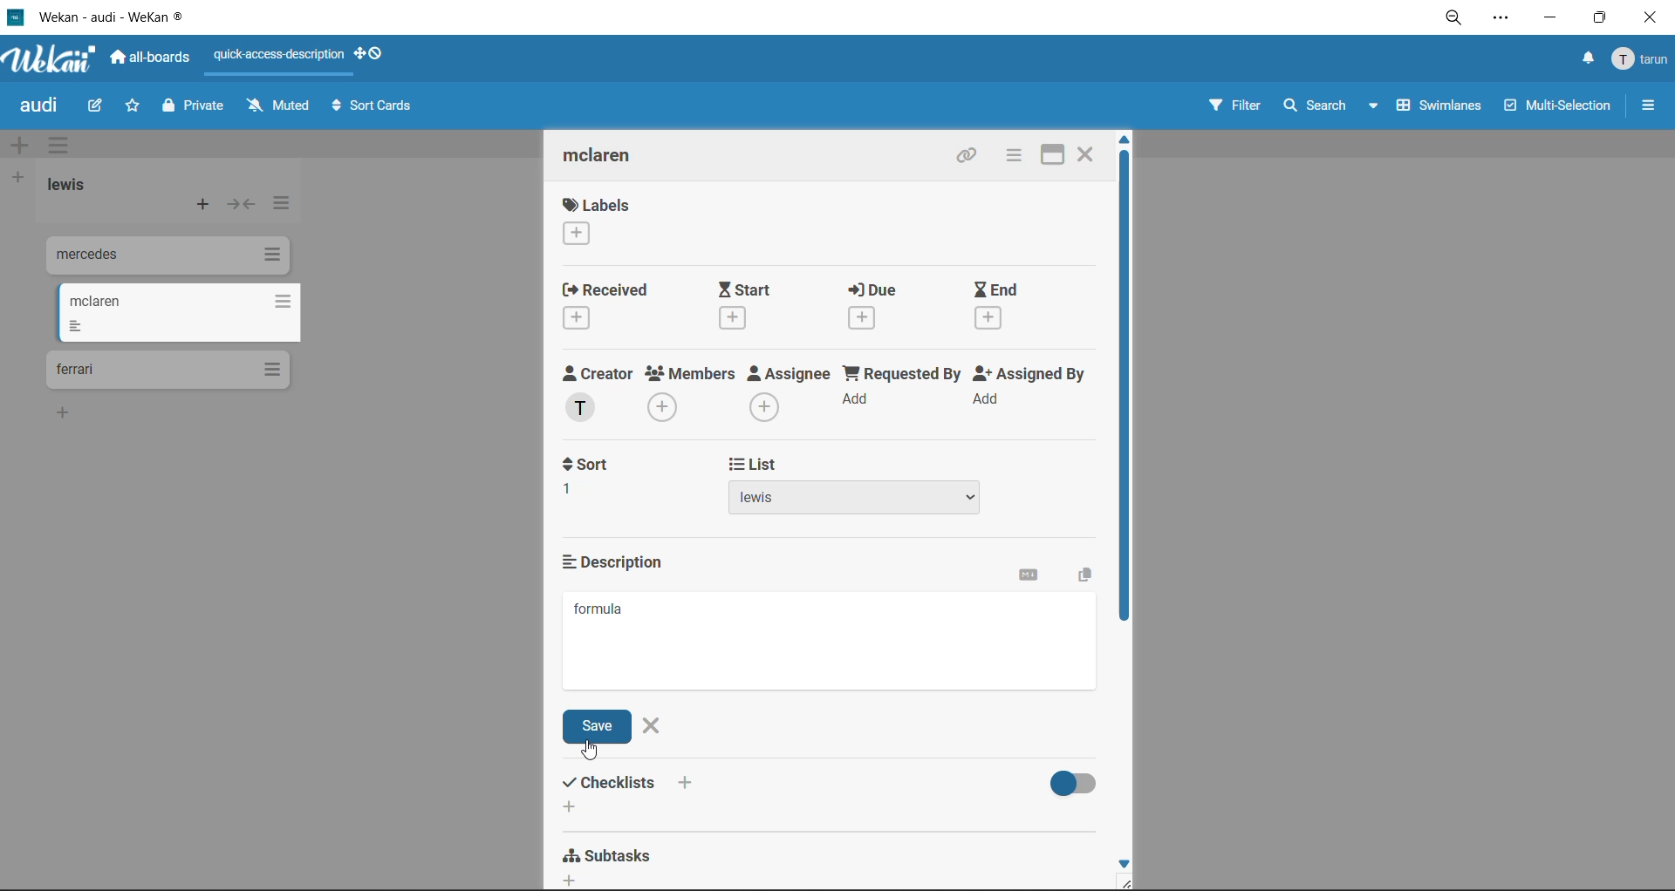 The width and height of the screenshot is (1675, 891). What do you see at coordinates (861, 486) in the screenshot?
I see `list` at bounding box center [861, 486].